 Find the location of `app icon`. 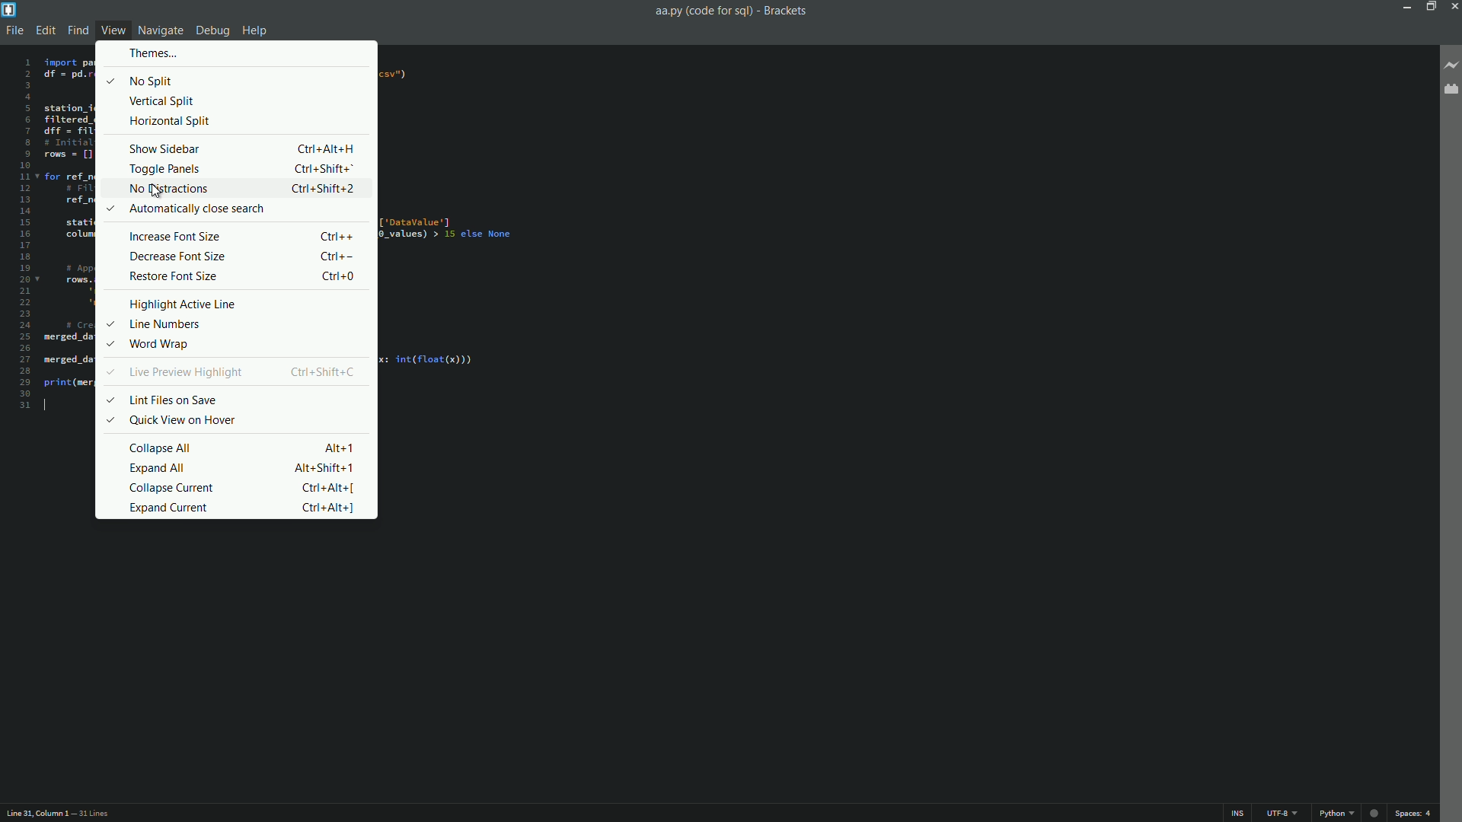

app icon is located at coordinates (8, 11).